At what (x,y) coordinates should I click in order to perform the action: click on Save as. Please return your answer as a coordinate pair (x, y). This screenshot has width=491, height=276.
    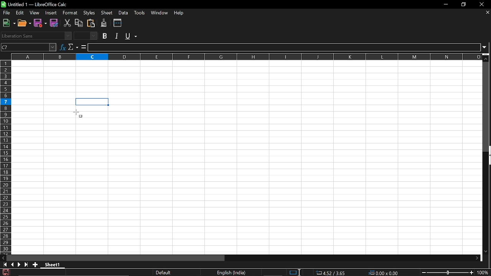
    Looking at the image, I should click on (54, 23).